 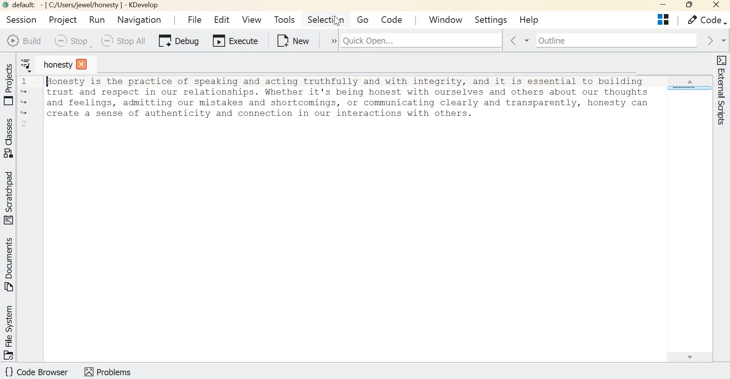 I want to click on Text - Honesty is the practice of speaking and acting truthfully and with integrity, and it is essential to building trust and respect in our relationships. Whether it's being honest with ourselves and others about our thoughts and feelings, adnitting our mistakes and shortcomings, or communicating clearly and transparently, honesty can create a sense of authenticity and connection in our interactions with others., so click(x=348, y=104).